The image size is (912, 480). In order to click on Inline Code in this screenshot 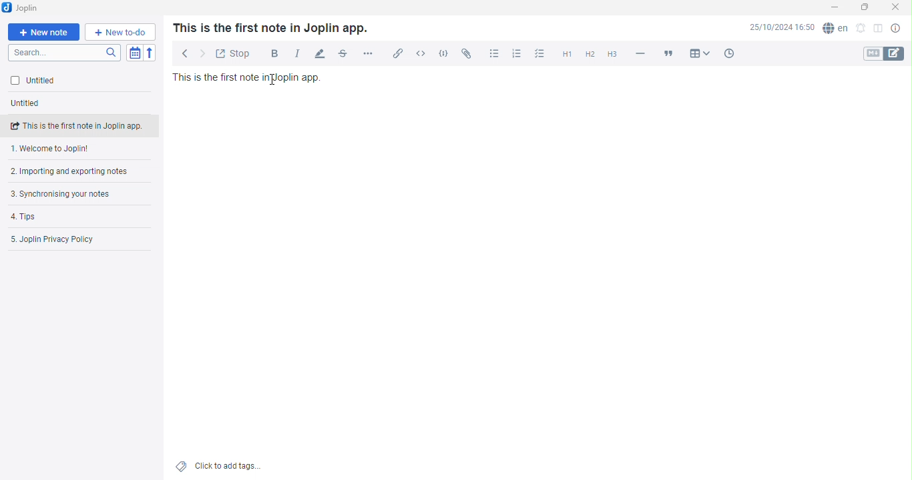, I will do `click(419, 53)`.